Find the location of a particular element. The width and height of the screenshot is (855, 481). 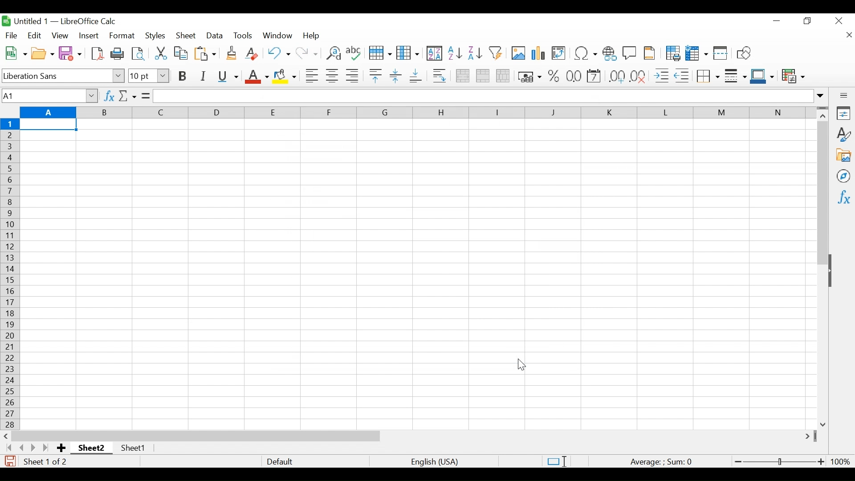

Zoom Slider is located at coordinates (778, 460).